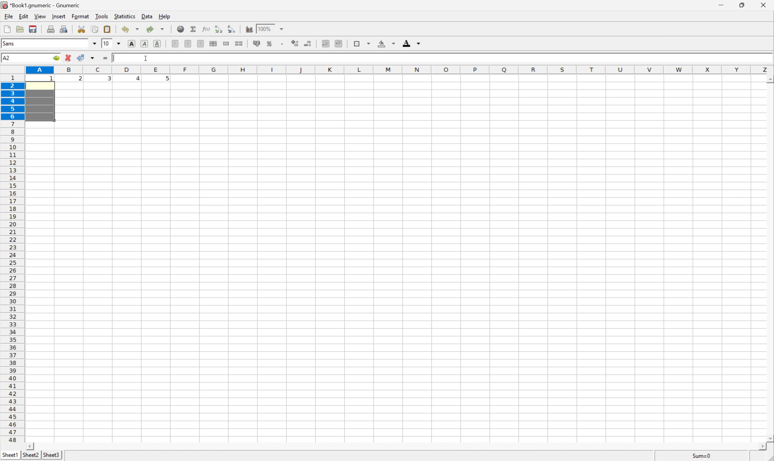  I want to click on statistics, so click(125, 17).